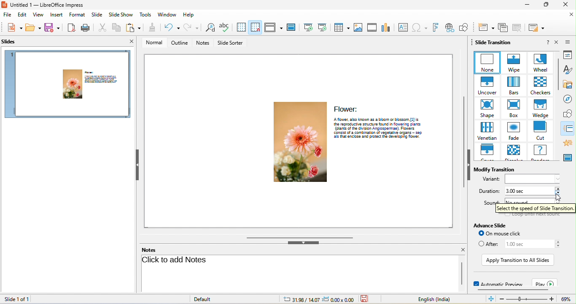 The width and height of the screenshot is (576, 304). Describe the element at coordinates (493, 225) in the screenshot. I see `advance slide` at that location.